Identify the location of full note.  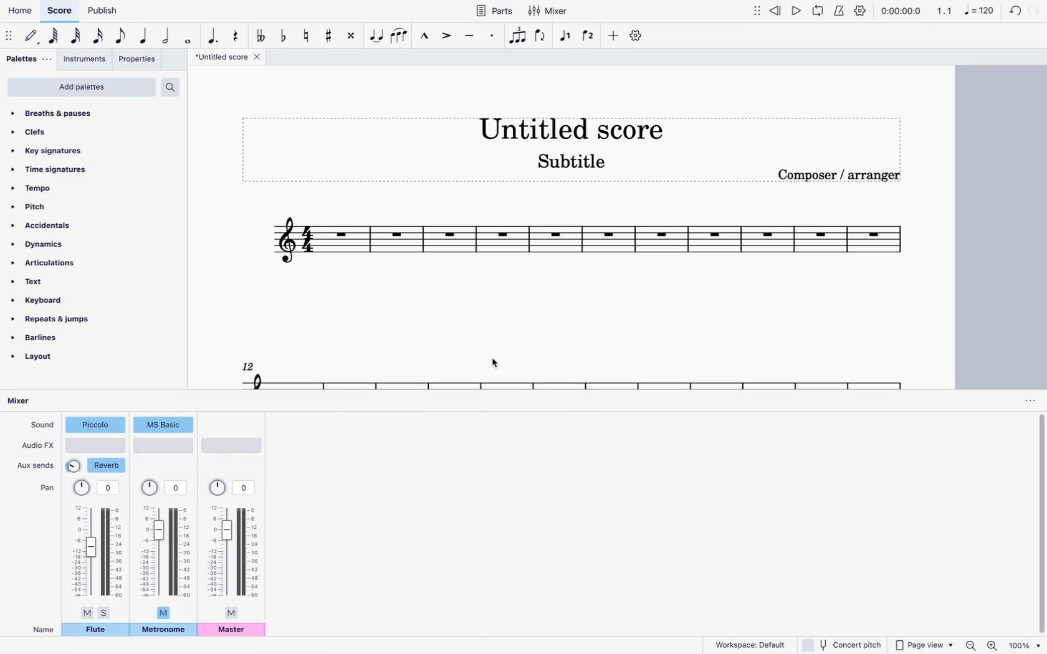
(188, 36).